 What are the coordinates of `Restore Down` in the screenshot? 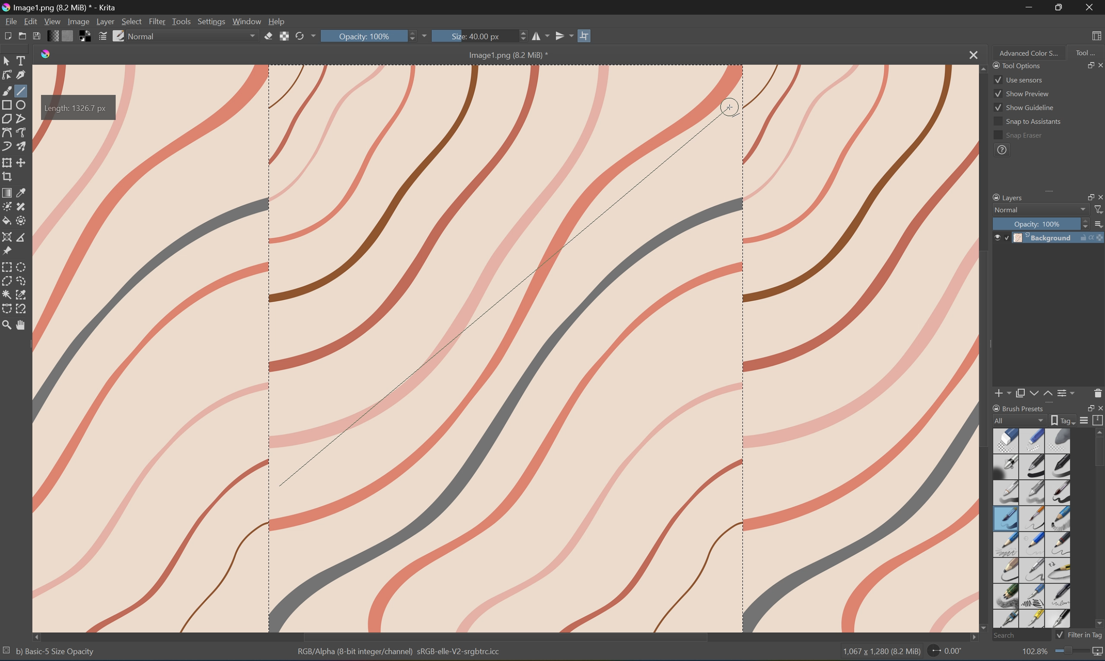 It's located at (1086, 408).